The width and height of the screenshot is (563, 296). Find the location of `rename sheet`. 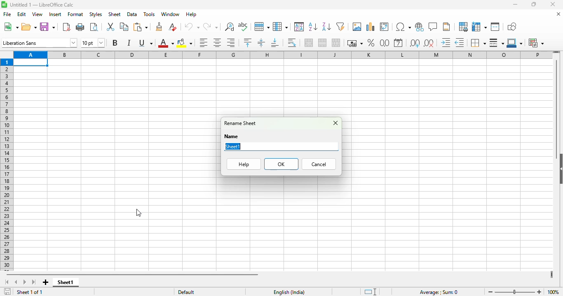

rename sheet is located at coordinates (240, 123).